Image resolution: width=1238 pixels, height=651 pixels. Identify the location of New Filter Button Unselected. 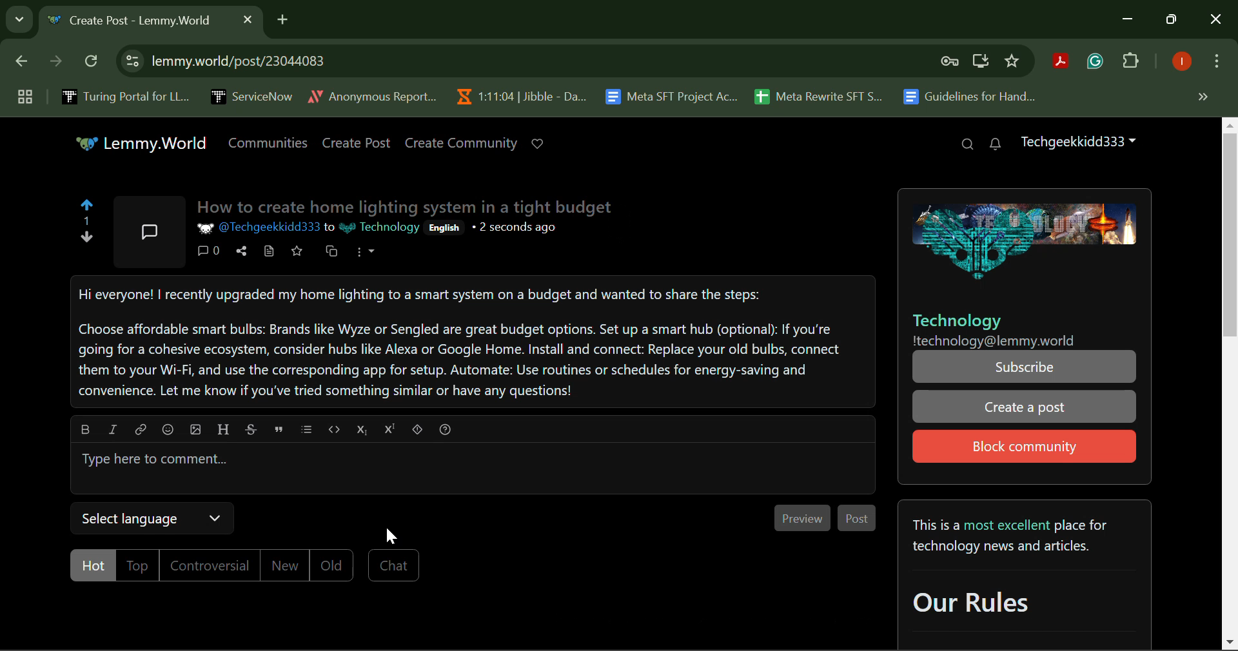
(282, 565).